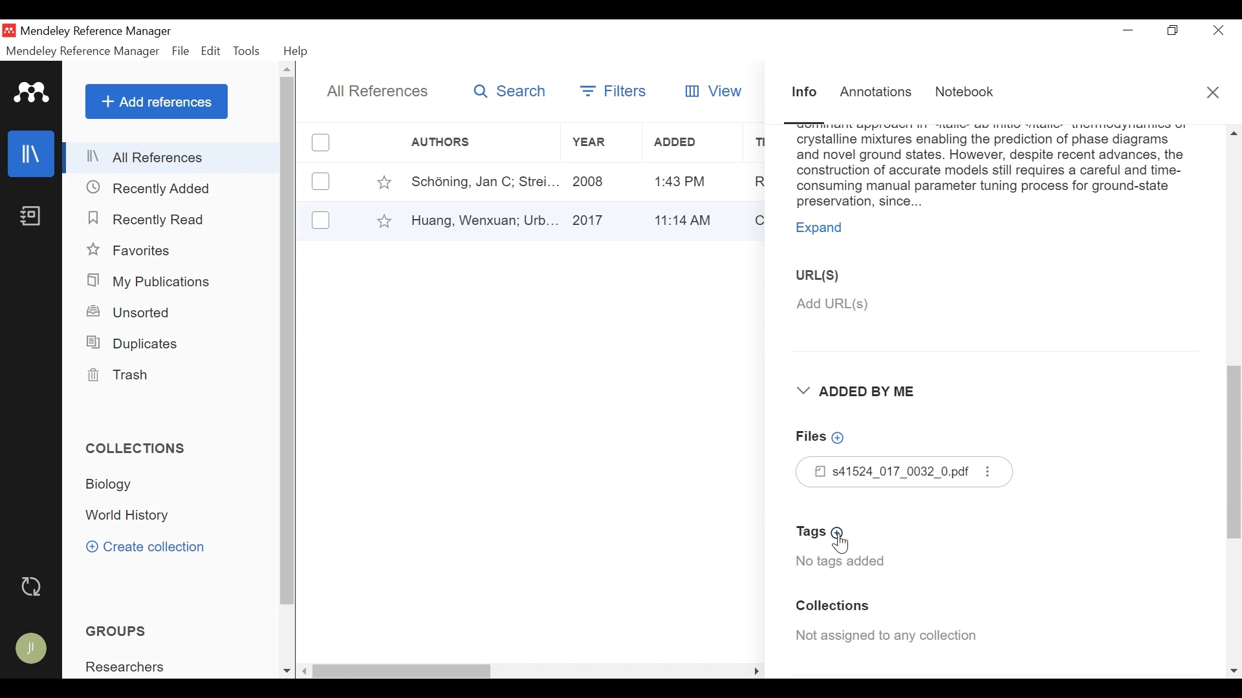  I want to click on (un)select, so click(321, 220).